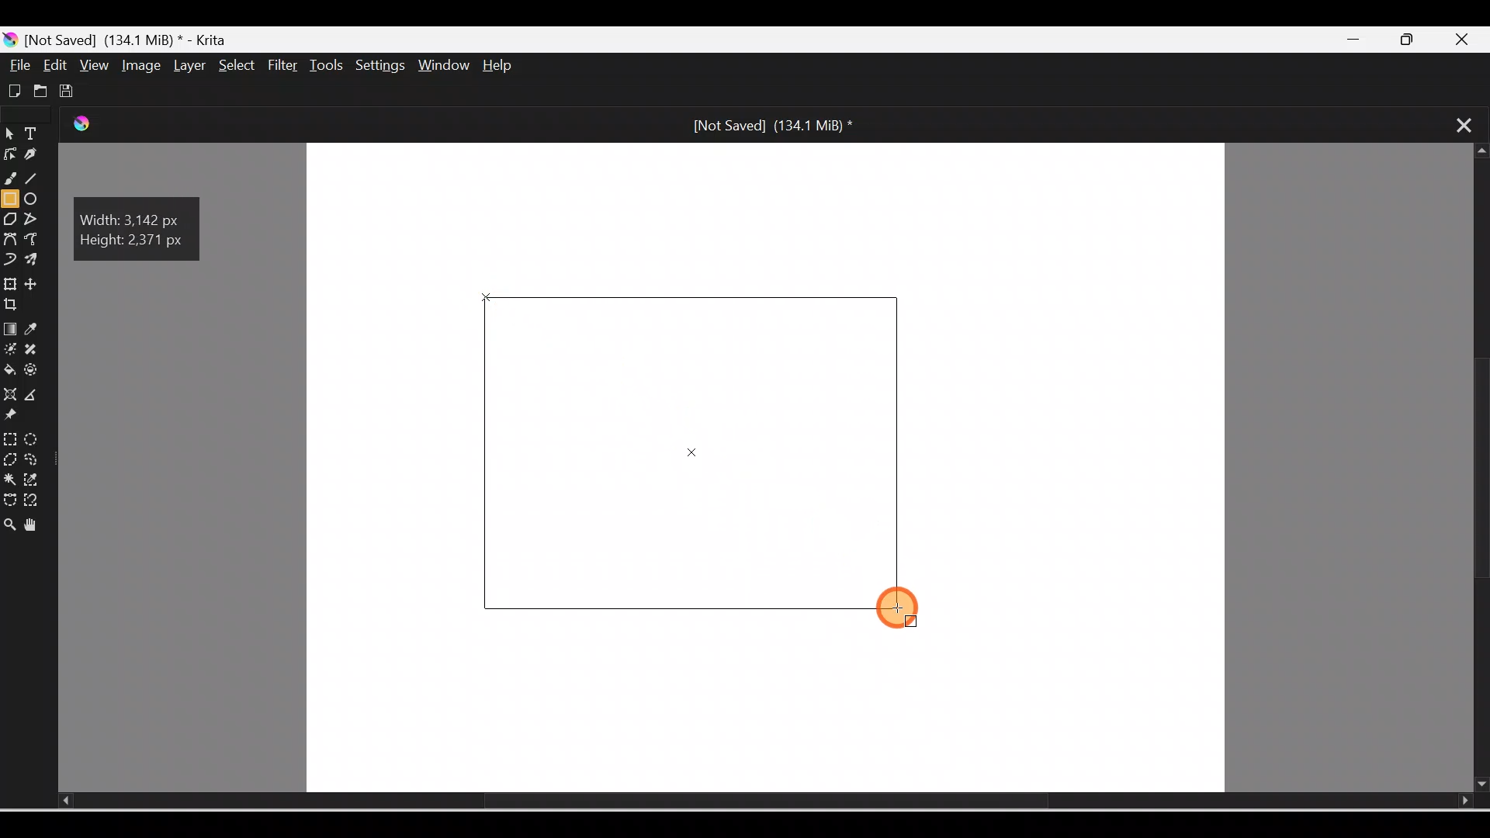 The width and height of the screenshot is (1490, 838). Describe the element at coordinates (34, 522) in the screenshot. I see `Pan tool` at that location.